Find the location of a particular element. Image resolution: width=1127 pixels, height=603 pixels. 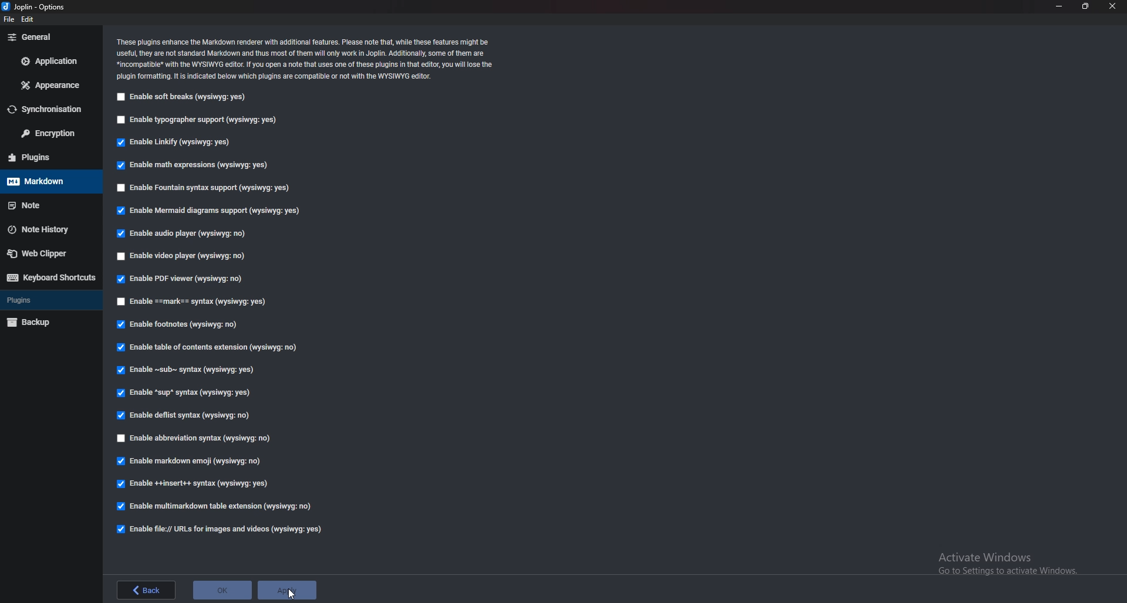

Enable footnotes is located at coordinates (181, 325).